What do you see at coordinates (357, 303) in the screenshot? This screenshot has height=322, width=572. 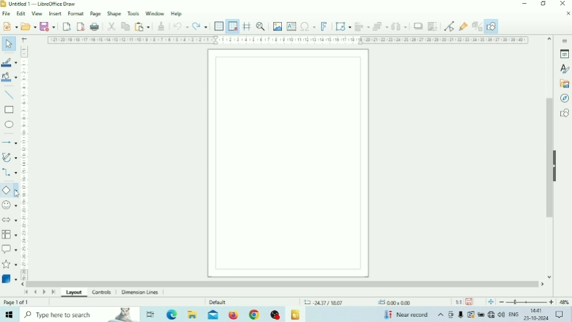 I see `Cursor positions` at bounding box center [357, 303].